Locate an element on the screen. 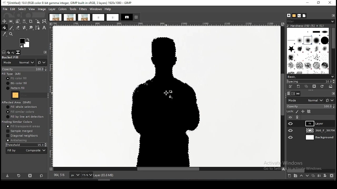  brush presets is located at coordinates (310, 77).